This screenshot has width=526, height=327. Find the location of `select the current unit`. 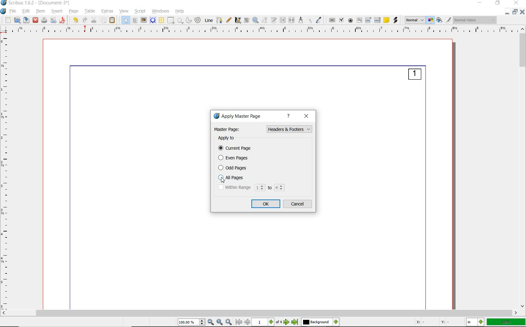

select the current unit is located at coordinates (475, 322).